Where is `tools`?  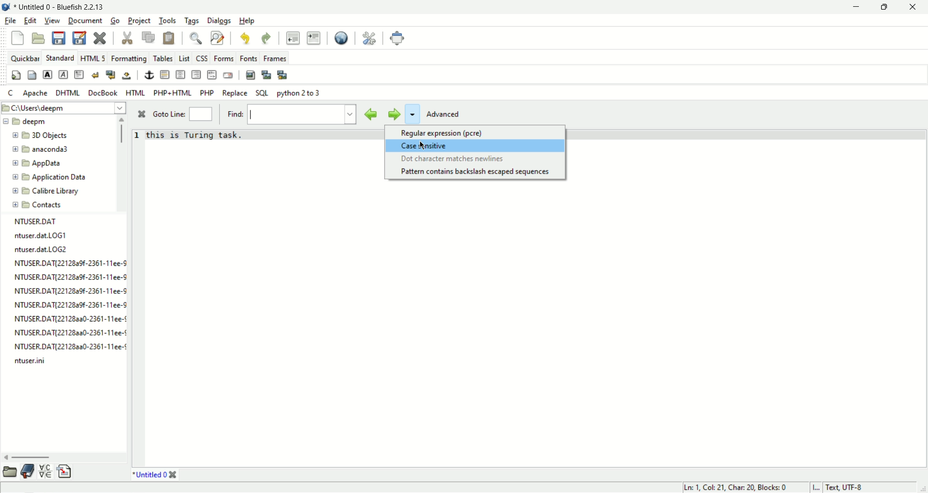
tools is located at coordinates (168, 21).